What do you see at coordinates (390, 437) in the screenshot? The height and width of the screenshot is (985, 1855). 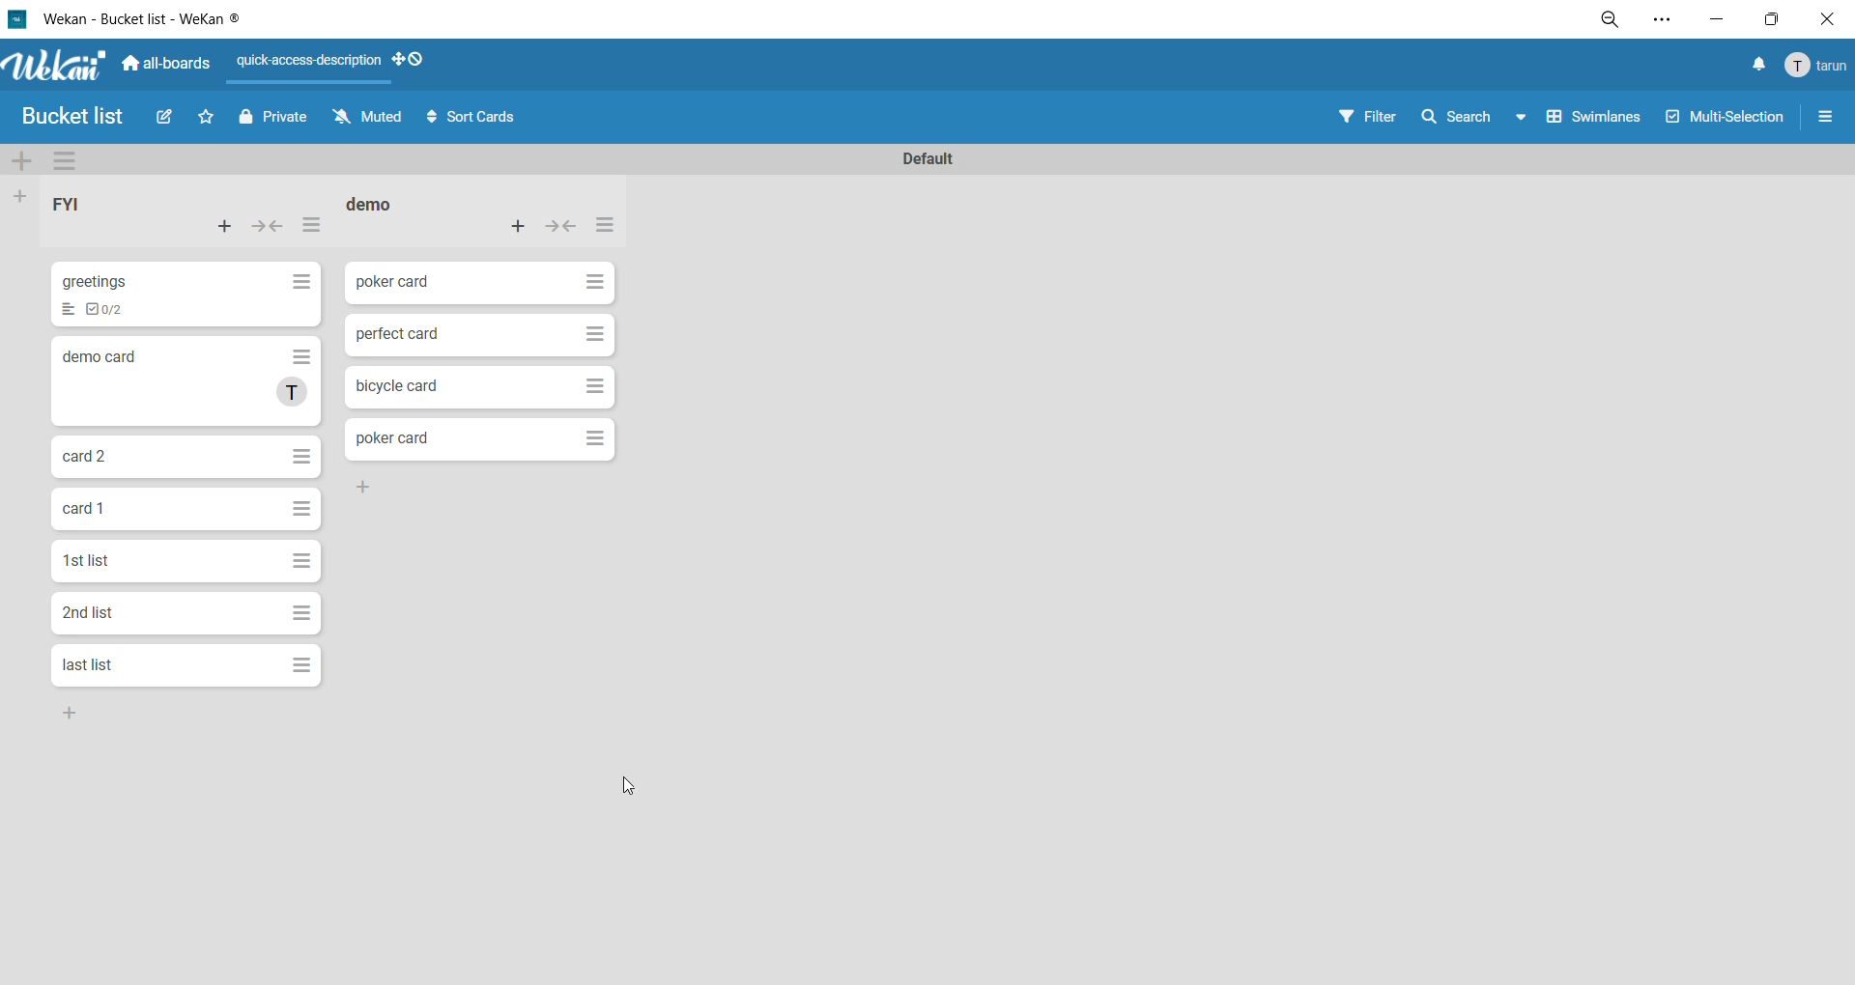 I see `poker card` at bounding box center [390, 437].